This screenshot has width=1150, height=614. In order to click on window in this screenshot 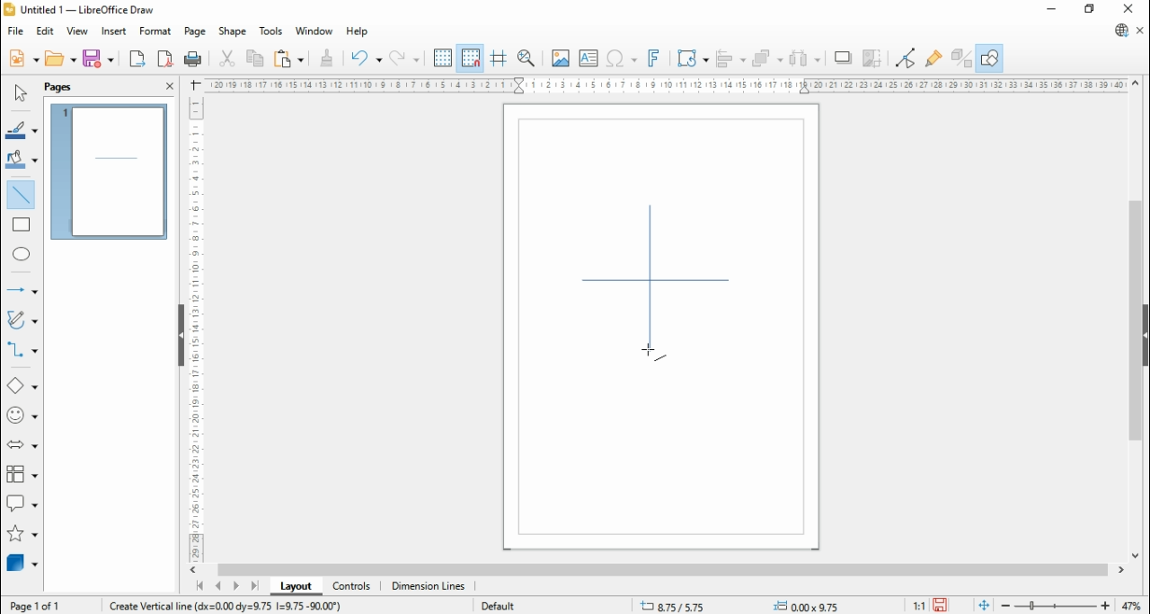, I will do `click(314, 32)`.